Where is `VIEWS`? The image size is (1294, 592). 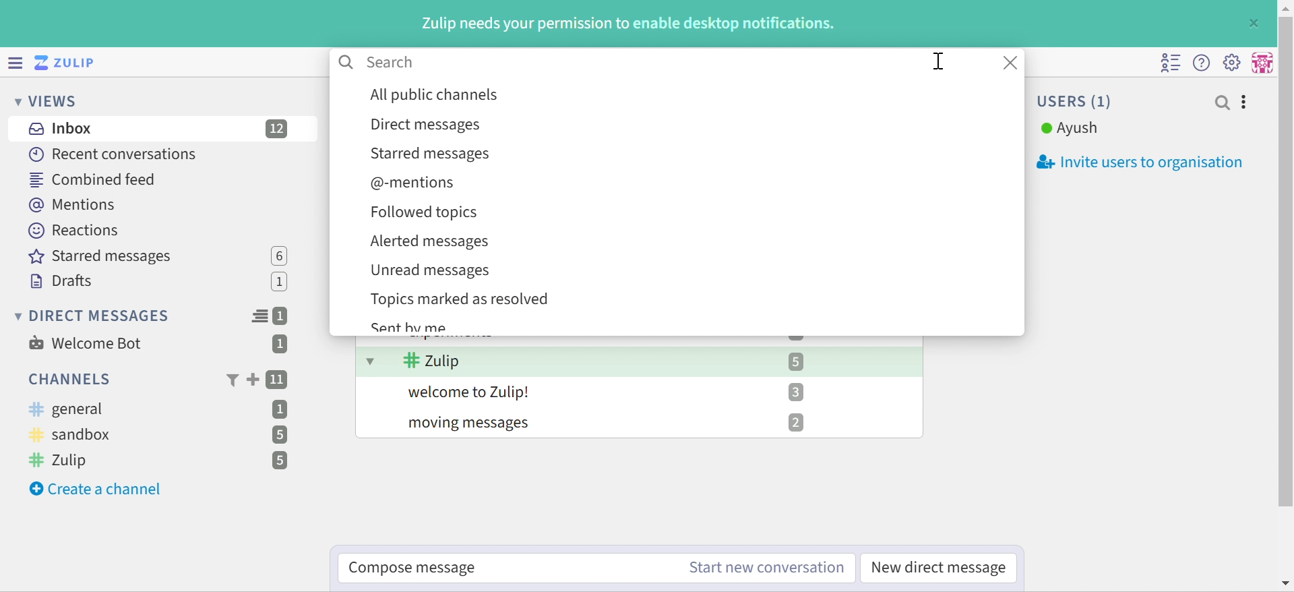 VIEWS is located at coordinates (49, 102).